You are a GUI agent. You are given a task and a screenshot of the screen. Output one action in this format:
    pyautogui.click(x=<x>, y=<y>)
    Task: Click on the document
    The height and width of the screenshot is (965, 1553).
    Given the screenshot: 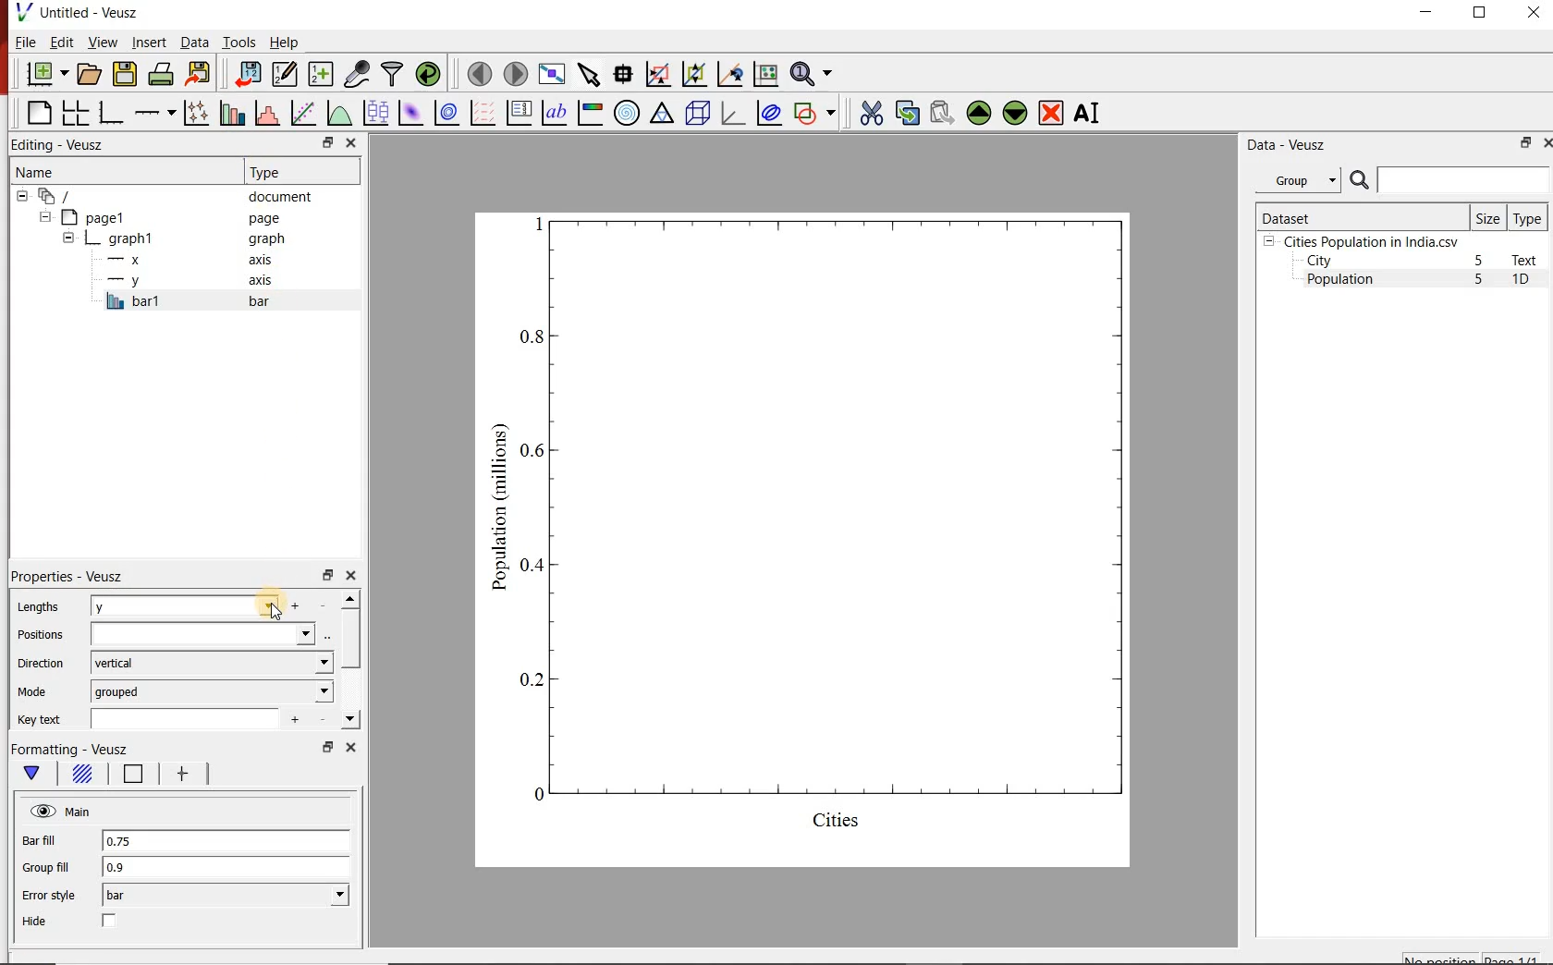 What is the action you would take?
    pyautogui.click(x=170, y=195)
    